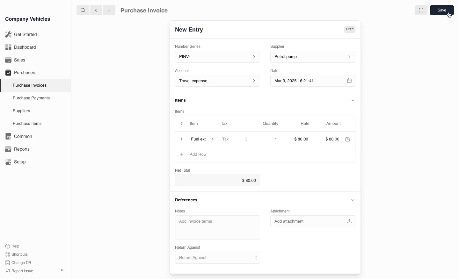  Describe the element at coordinates (28, 85) in the screenshot. I see `Purchase Invoices` at that location.